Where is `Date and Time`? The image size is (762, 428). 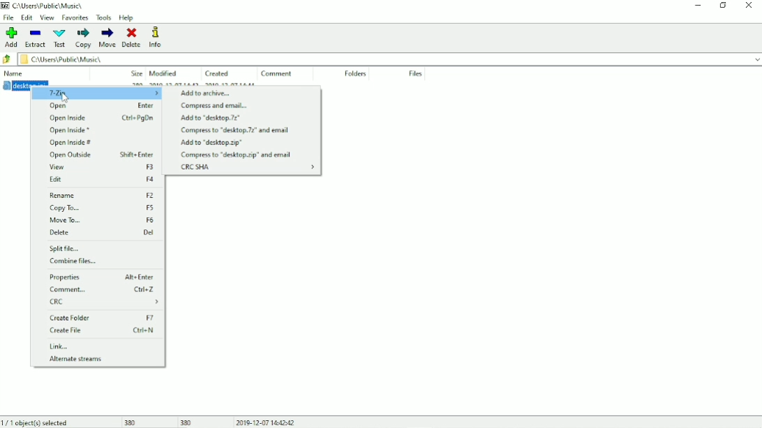 Date and Time is located at coordinates (268, 422).